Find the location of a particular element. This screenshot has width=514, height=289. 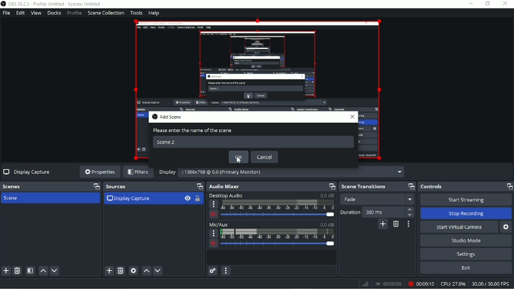

Studio mode is located at coordinates (466, 240).